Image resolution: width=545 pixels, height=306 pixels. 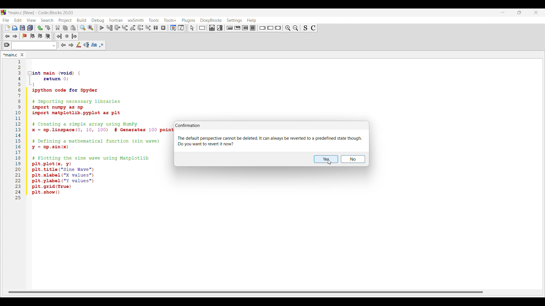 I want to click on Use regex, so click(x=102, y=45).